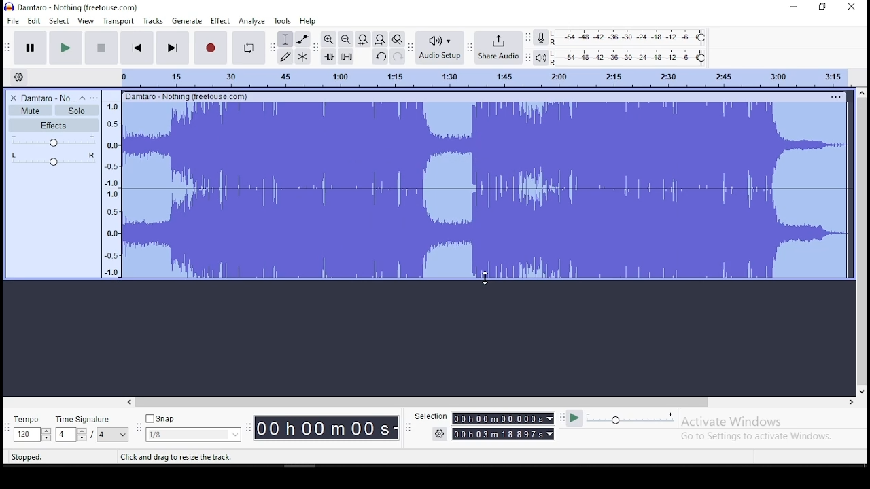 The width and height of the screenshot is (870, 489). What do you see at coordinates (121, 435) in the screenshot?
I see `Drop down` at bounding box center [121, 435].